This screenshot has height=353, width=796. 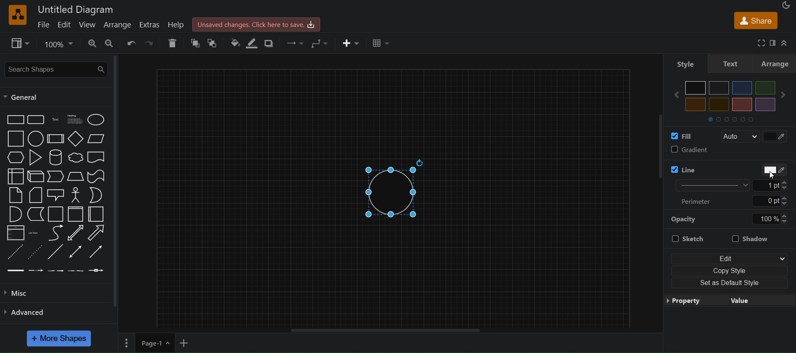 What do you see at coordinates (764, 104) in the screenshot?
I see `purple color` at bounding box center [764, 104].